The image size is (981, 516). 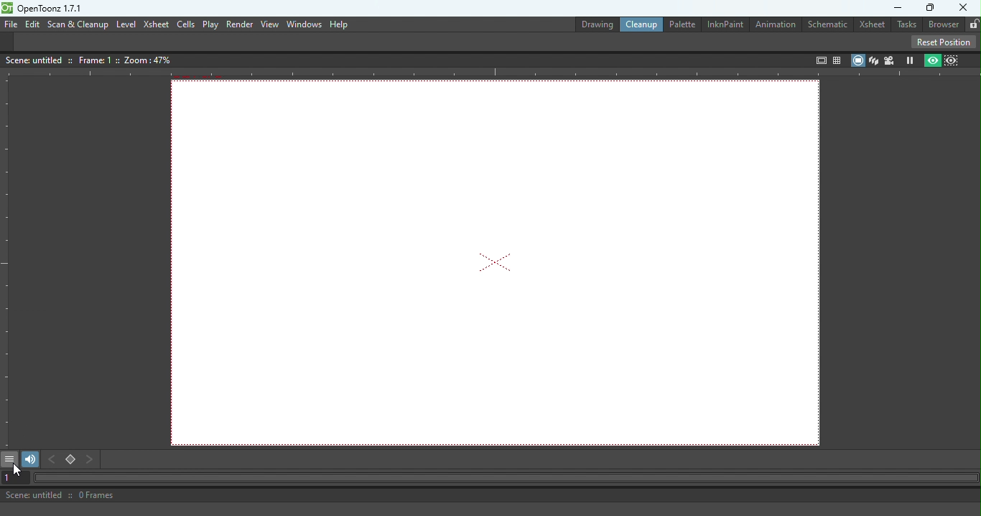 What do you see at coordinates (872, 24) in the screenshot?
I see `Xsheet` at bounding box center [872, 24].